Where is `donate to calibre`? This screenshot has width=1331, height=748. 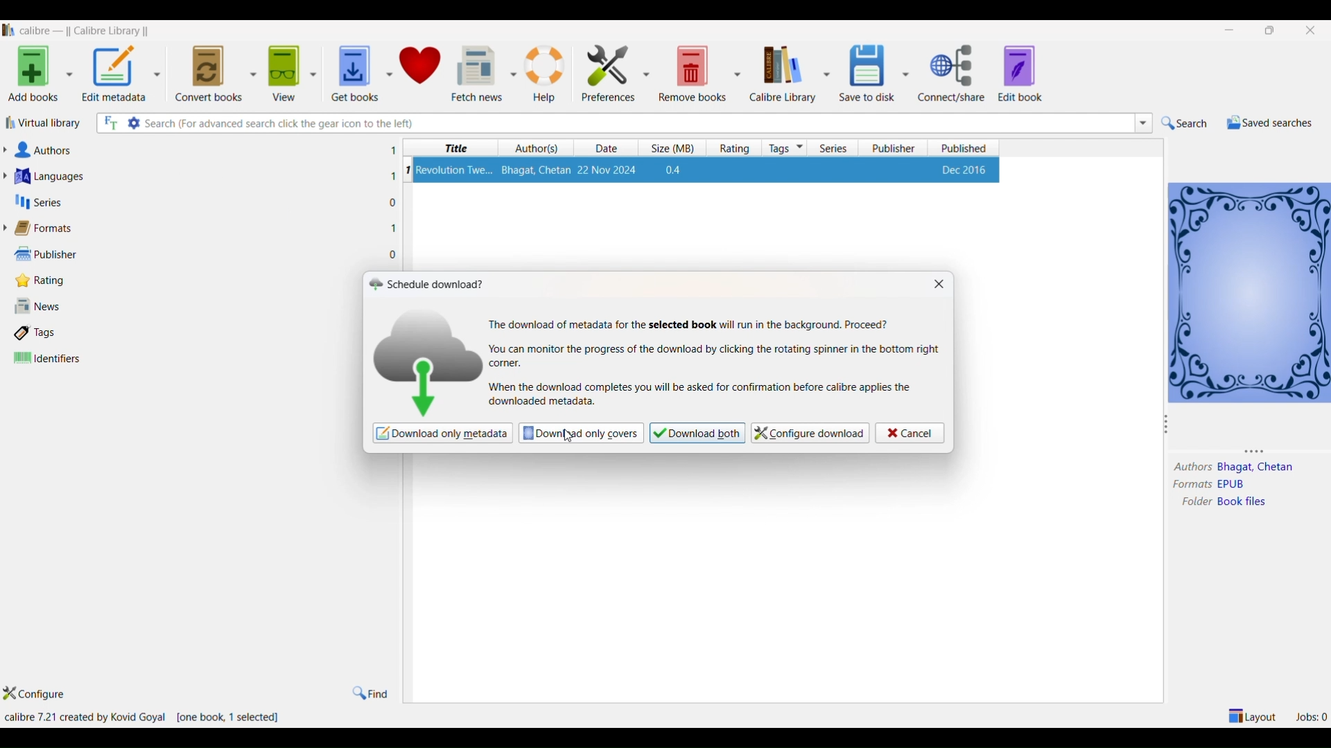 donate to calibre is located at coordinates (421, 67).